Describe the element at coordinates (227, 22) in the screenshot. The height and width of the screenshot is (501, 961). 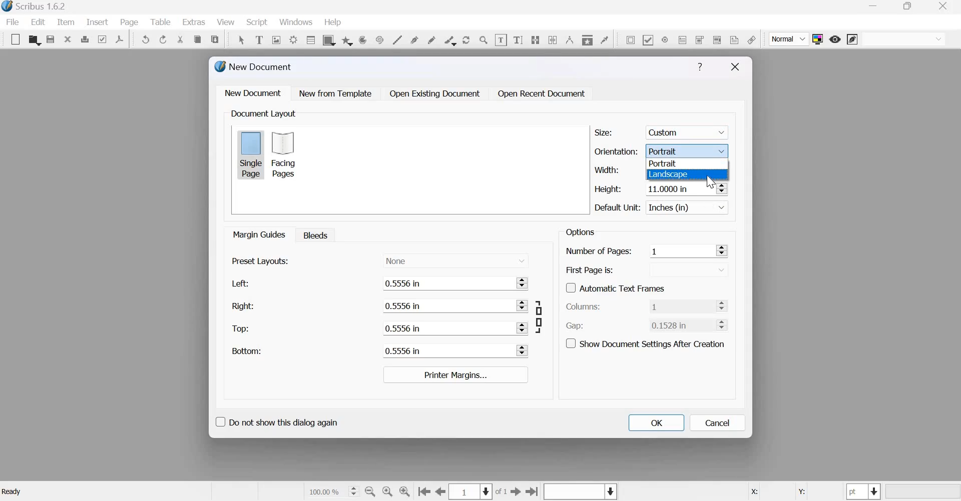
I see `View` at that location.